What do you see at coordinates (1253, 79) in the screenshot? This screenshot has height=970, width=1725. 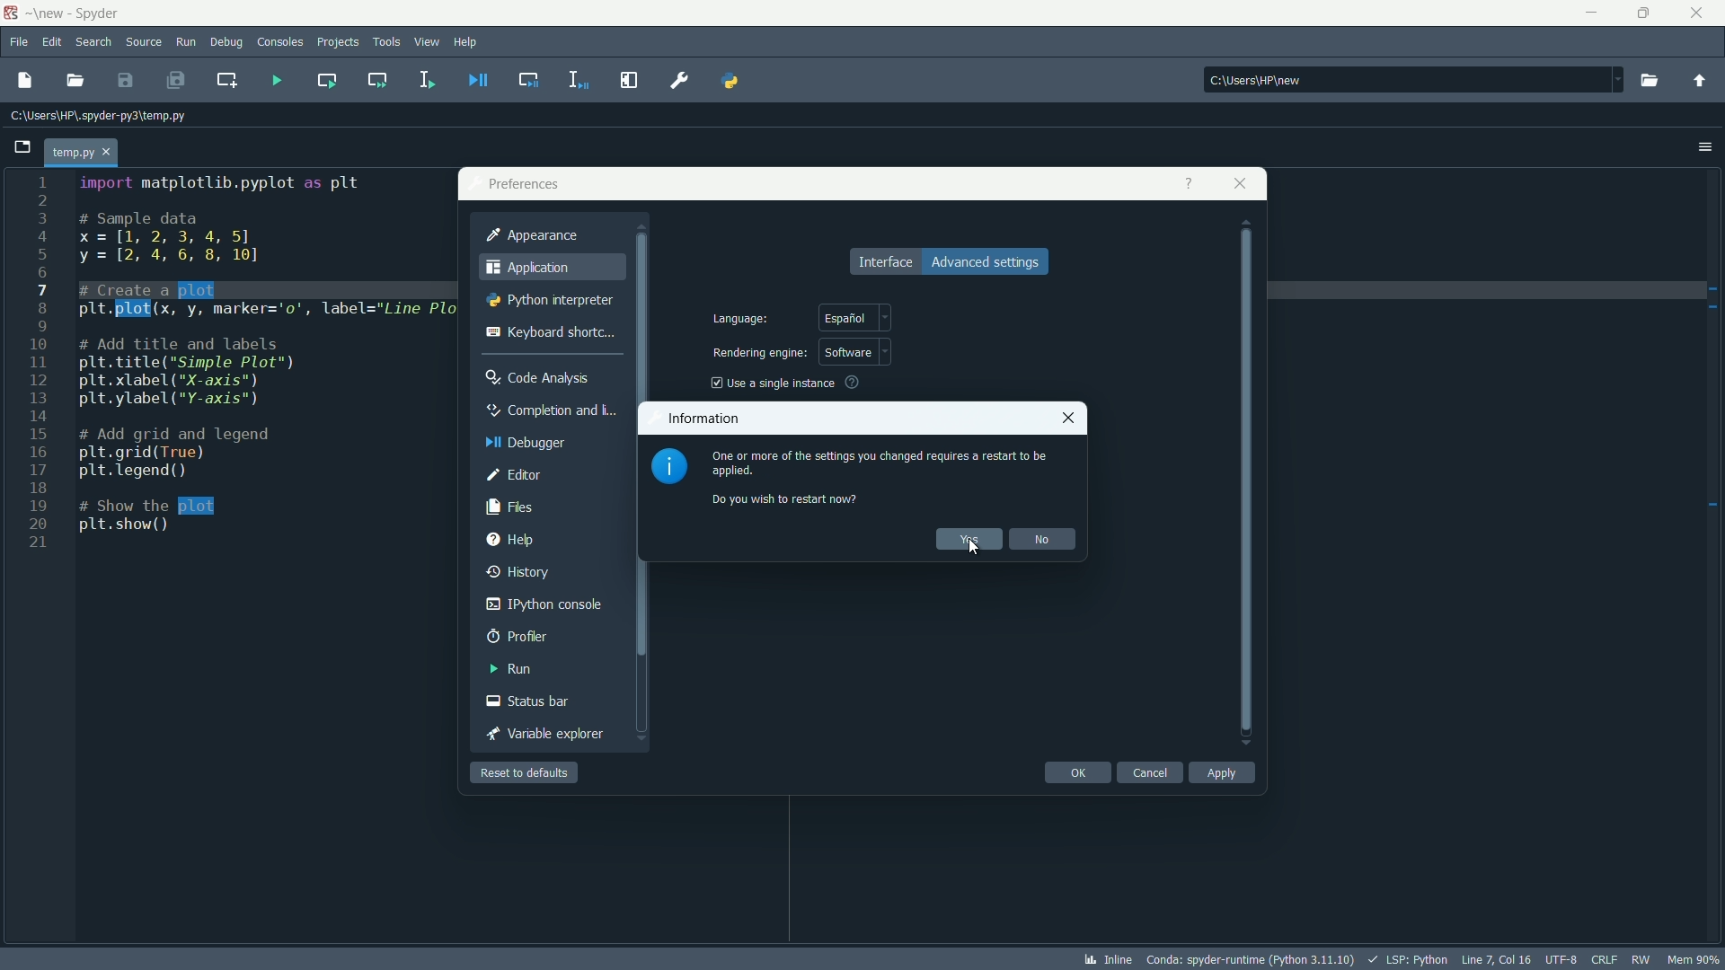 I see `C:\Users\HP\new` at bounding box center [1253, 79].